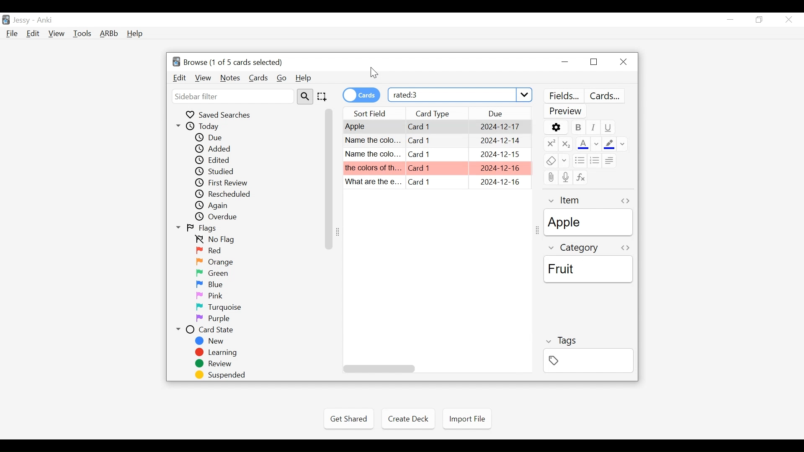  I want to click on Category, so click(575, 248).